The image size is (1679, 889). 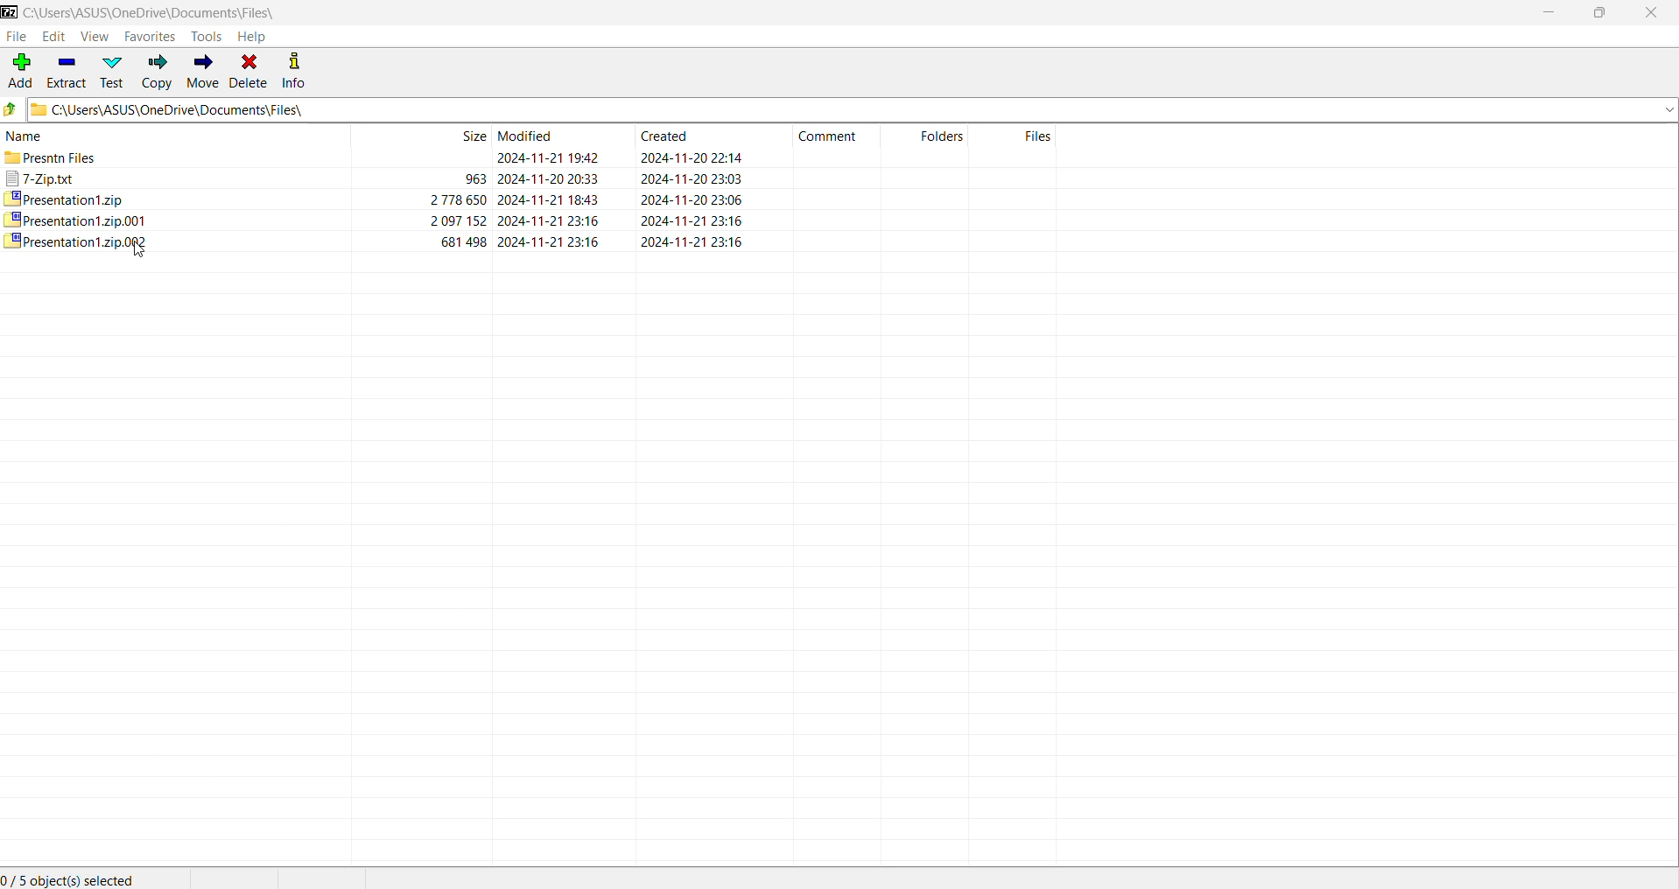 What do you see at coordinates (551, 178) in the screenshot?
I see `2024-11-20 20:33` at bounding box center [551, 178].